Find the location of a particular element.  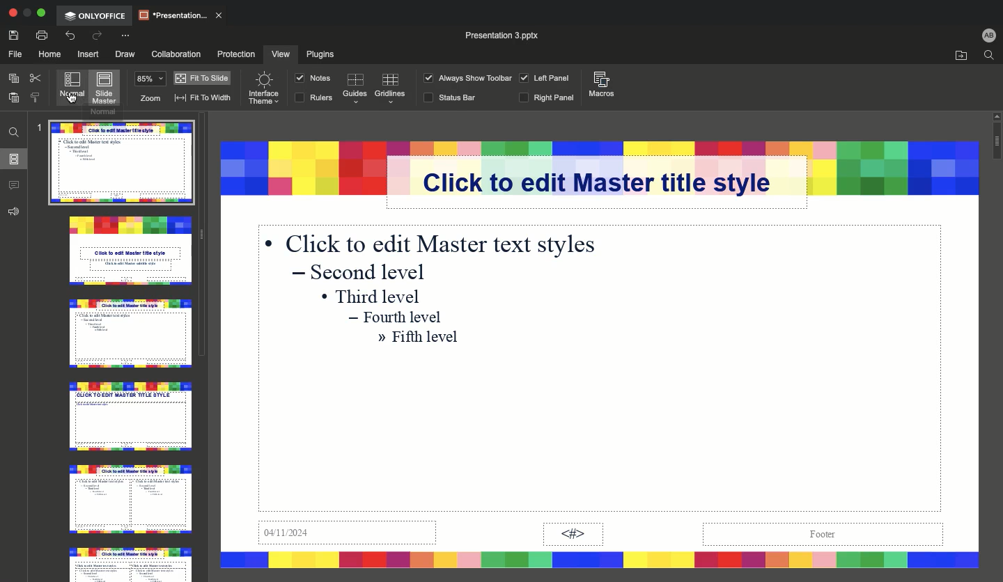

Layout master slide 4 with new layout is located at coordinates (130, 416).